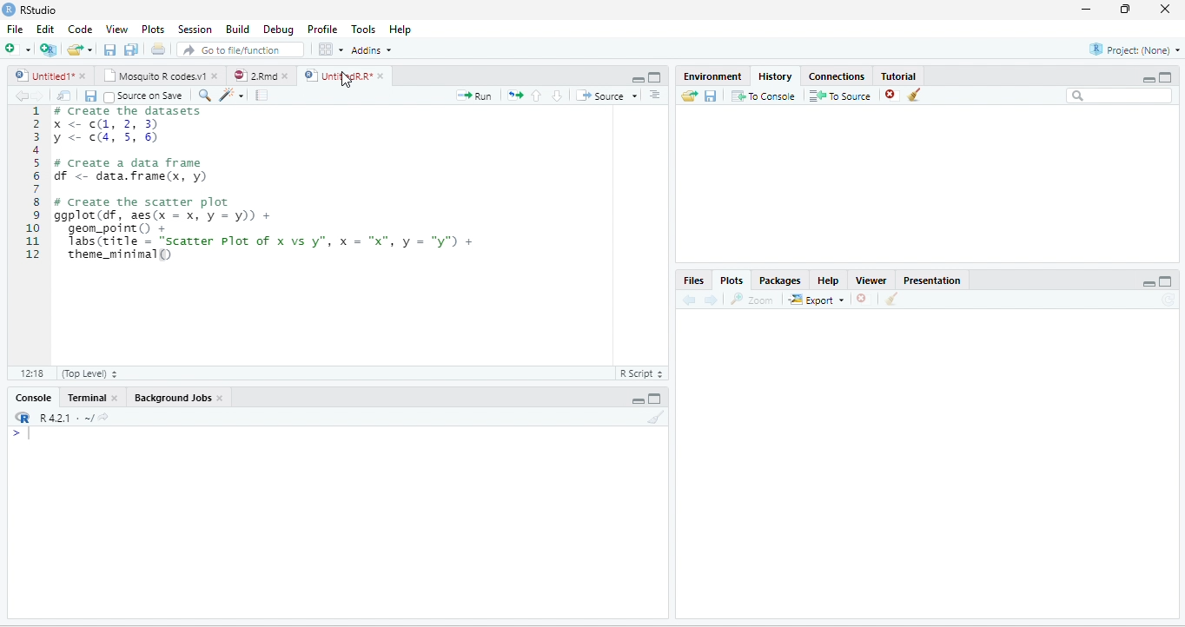 The height and width of the screenshot is (627, 1185). What do you see at coordinates (1087, 10) in the screenshot?
I see `minimize` at bounding box center [1087, 10].